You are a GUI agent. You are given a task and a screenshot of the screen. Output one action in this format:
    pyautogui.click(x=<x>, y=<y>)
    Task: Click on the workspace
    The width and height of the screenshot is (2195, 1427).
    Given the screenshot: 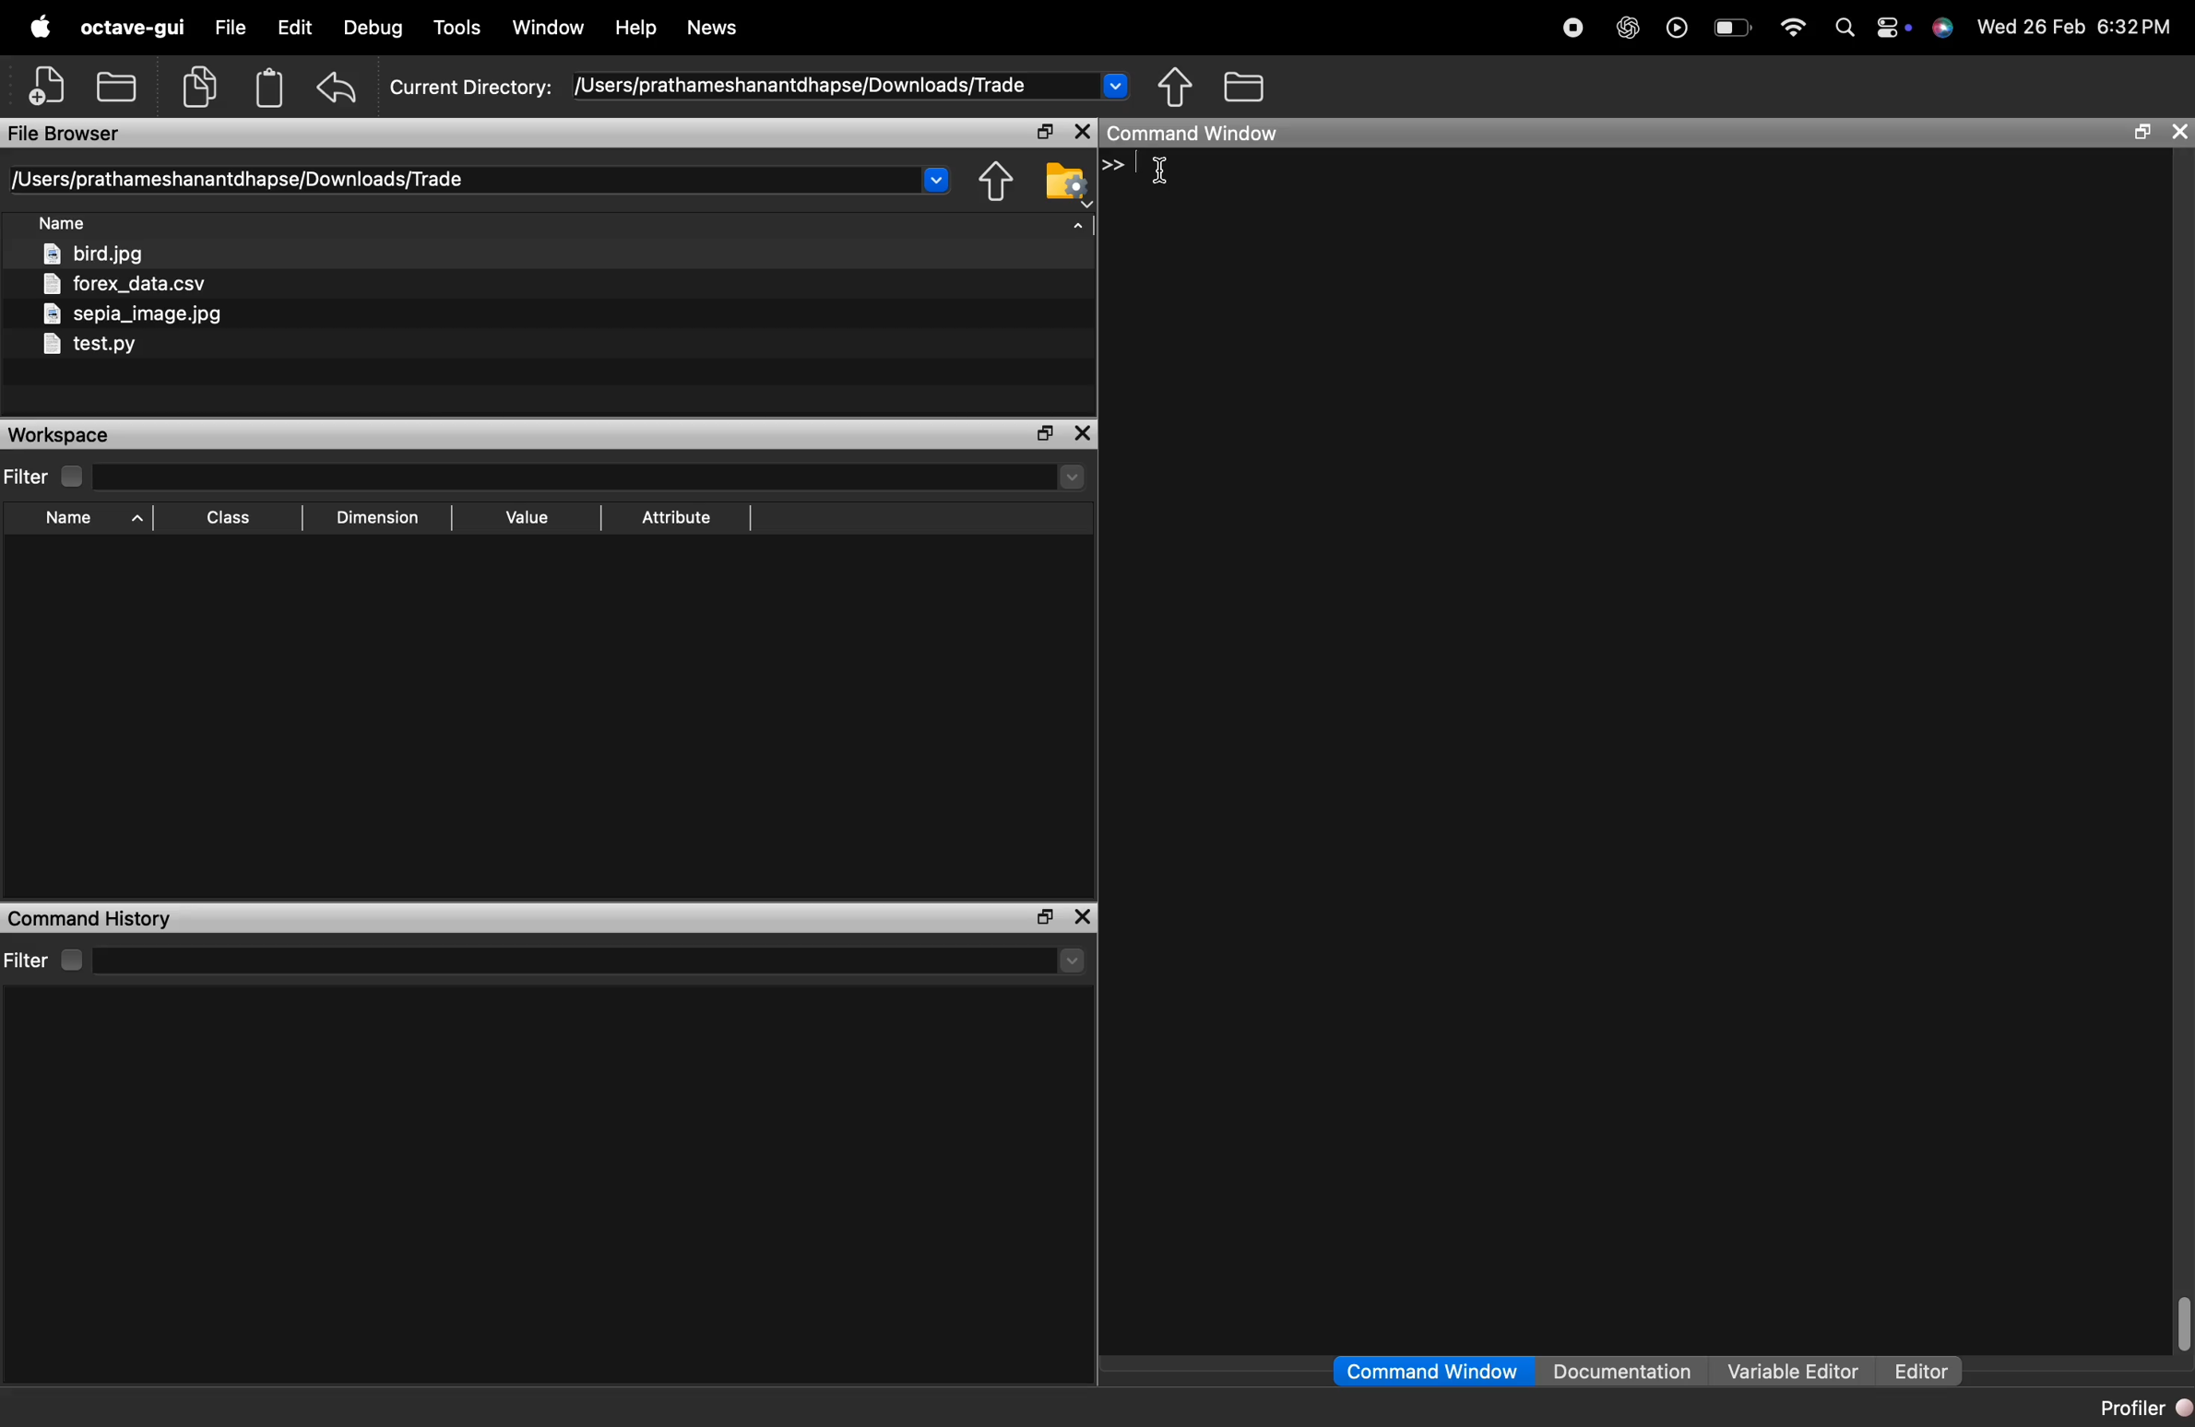 What is the action you would take?
    pyautogui.click(x=69, y=435)
    